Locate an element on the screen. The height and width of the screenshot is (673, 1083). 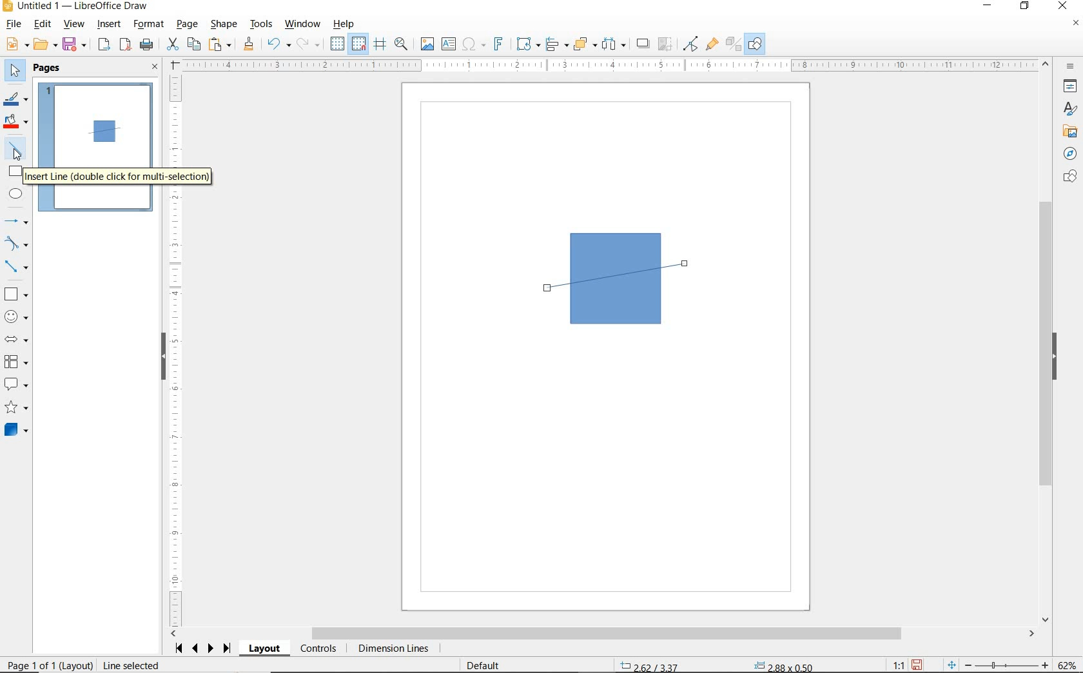
ARRANGE is located at coordinates (585, 43).